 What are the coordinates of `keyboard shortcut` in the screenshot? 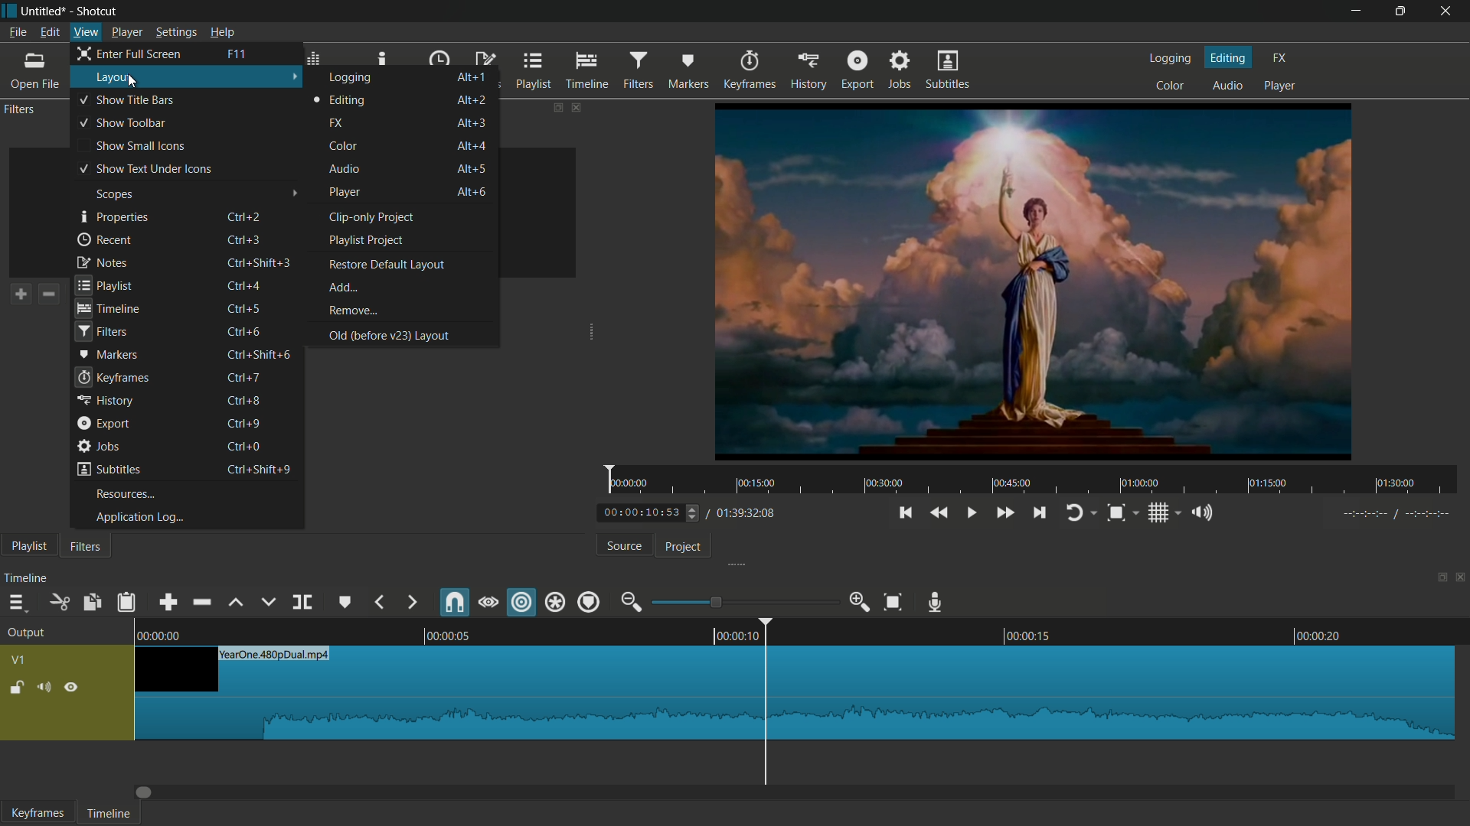 It's located at (257, 469).